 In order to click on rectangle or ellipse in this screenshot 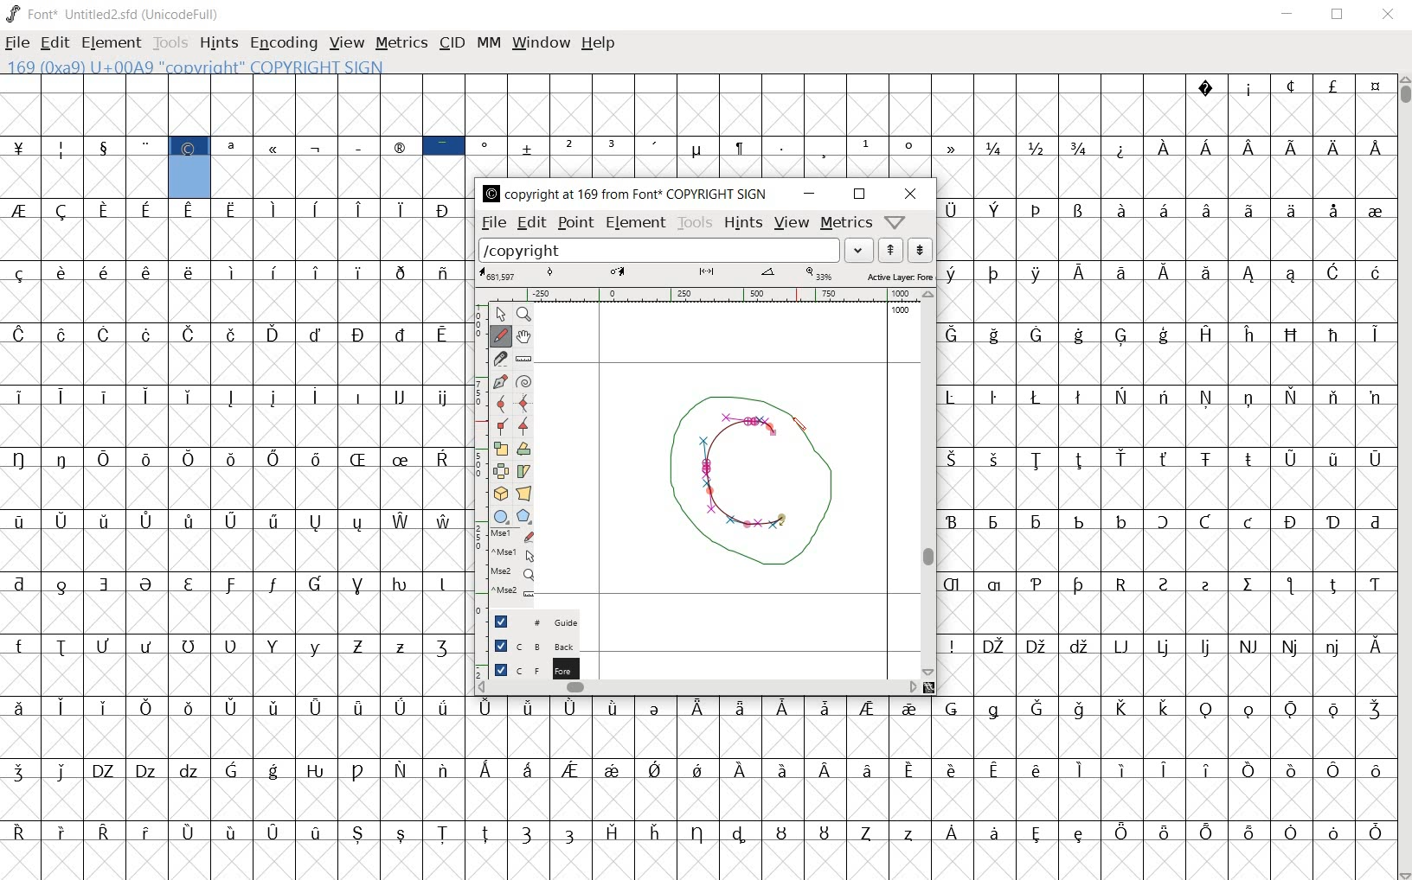, I will do `click(501, 515)`.